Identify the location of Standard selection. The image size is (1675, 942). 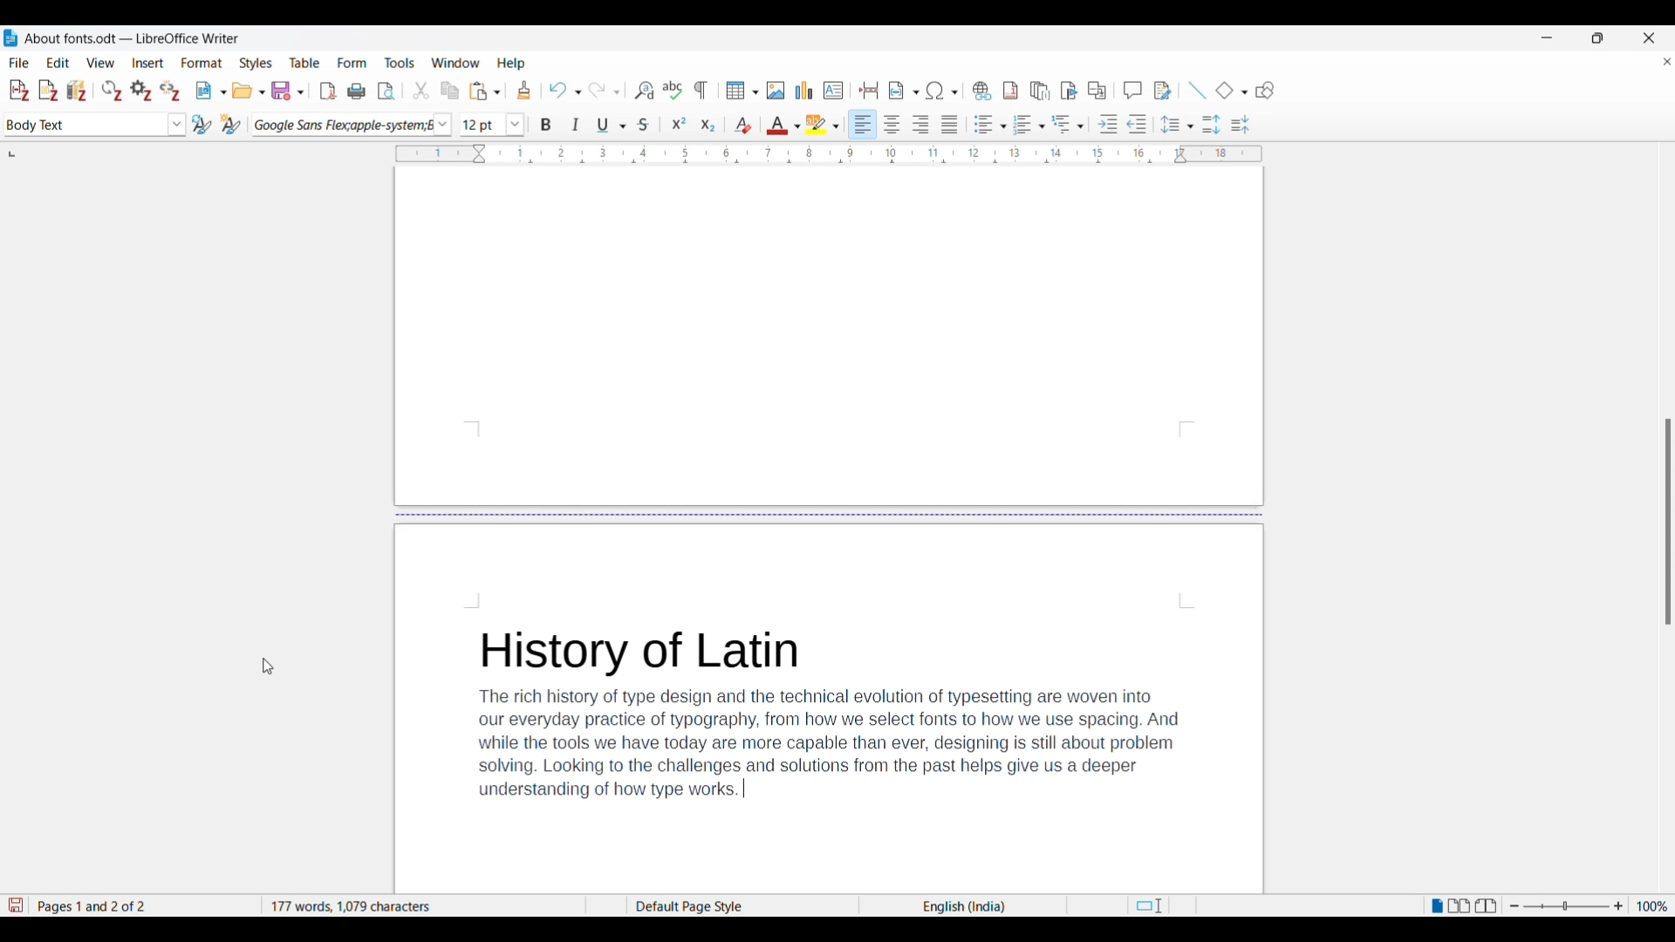
(1148, 907).